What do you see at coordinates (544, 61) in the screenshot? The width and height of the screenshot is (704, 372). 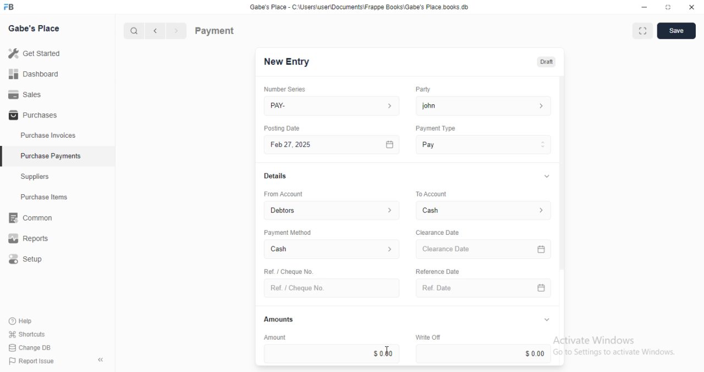 I see `Draft` at bounding box center [544, 61].